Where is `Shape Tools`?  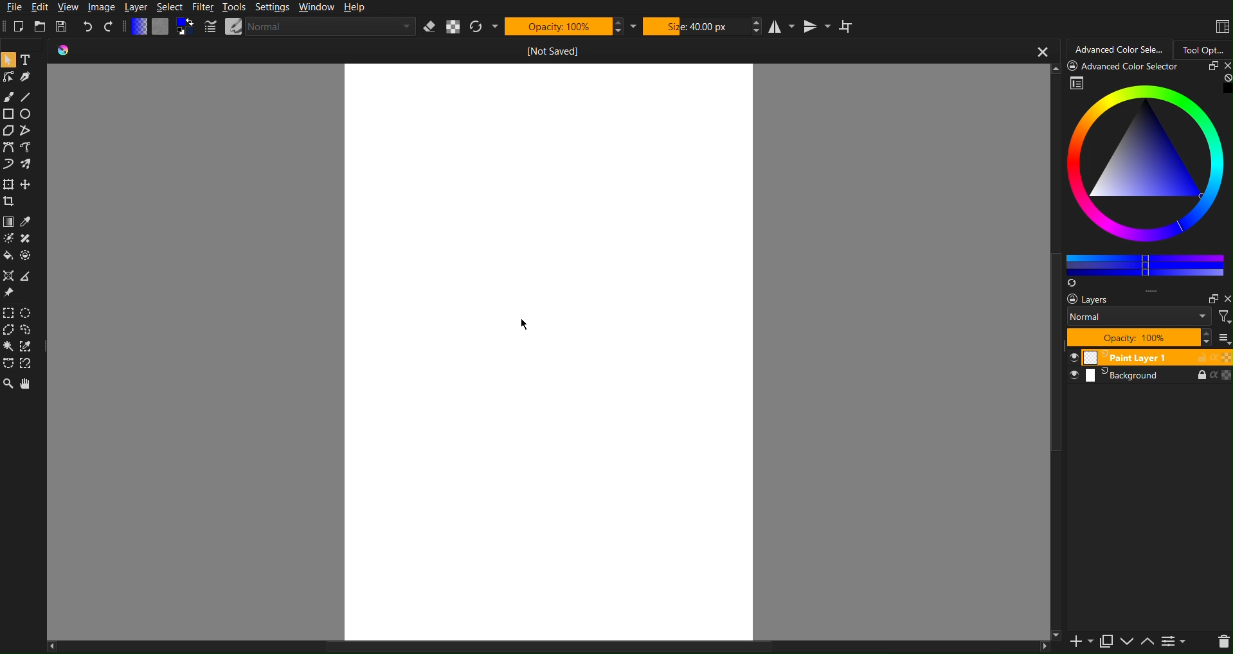 Shape Tools is located at coordinates (20, 122).